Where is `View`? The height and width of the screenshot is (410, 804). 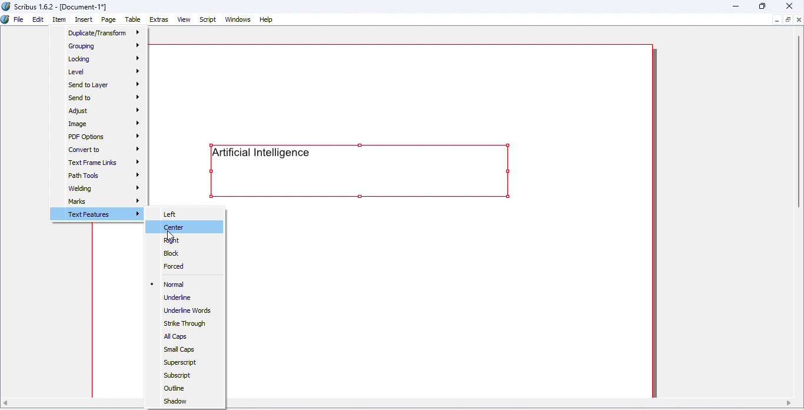
View is located at coordinates (185, 19).